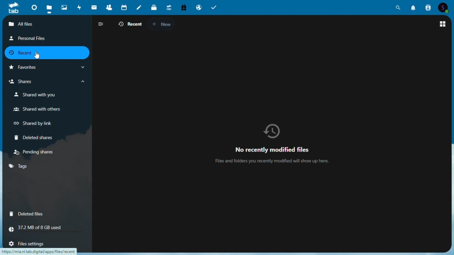 This screenshot has width=454, height=255. I want to click on deck, so click(154, 8).